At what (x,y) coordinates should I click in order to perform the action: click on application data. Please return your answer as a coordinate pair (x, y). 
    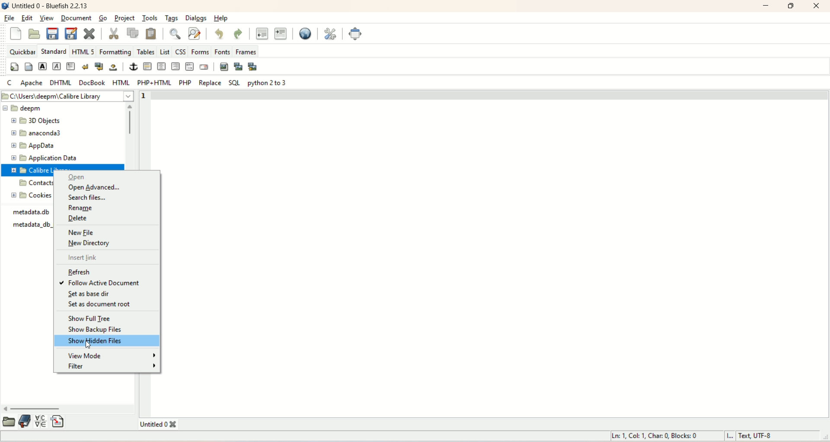
    Looking at the image, I should click on (43, 159).